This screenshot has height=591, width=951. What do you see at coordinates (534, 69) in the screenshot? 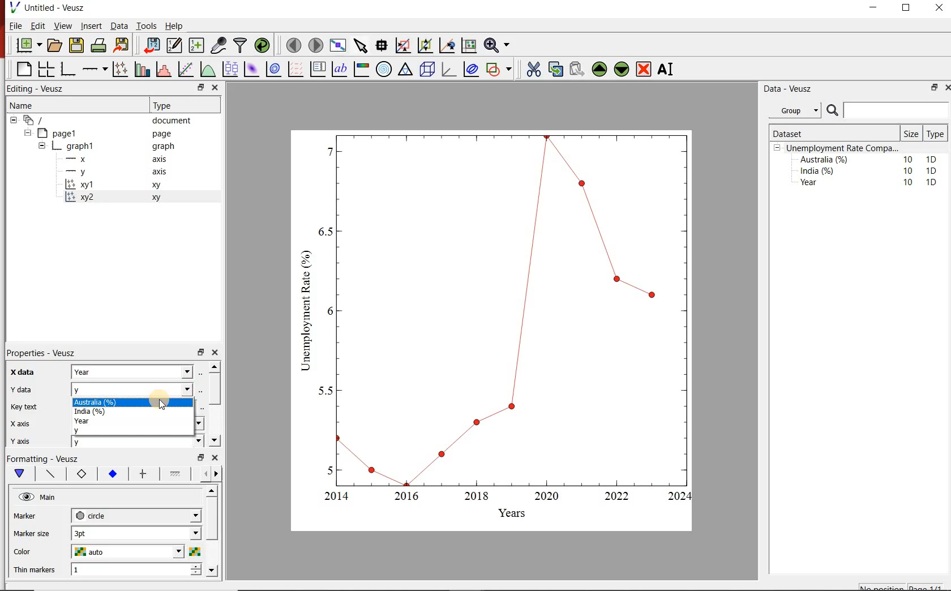
I see `cut the widgets` at bounding box center [534, 69].